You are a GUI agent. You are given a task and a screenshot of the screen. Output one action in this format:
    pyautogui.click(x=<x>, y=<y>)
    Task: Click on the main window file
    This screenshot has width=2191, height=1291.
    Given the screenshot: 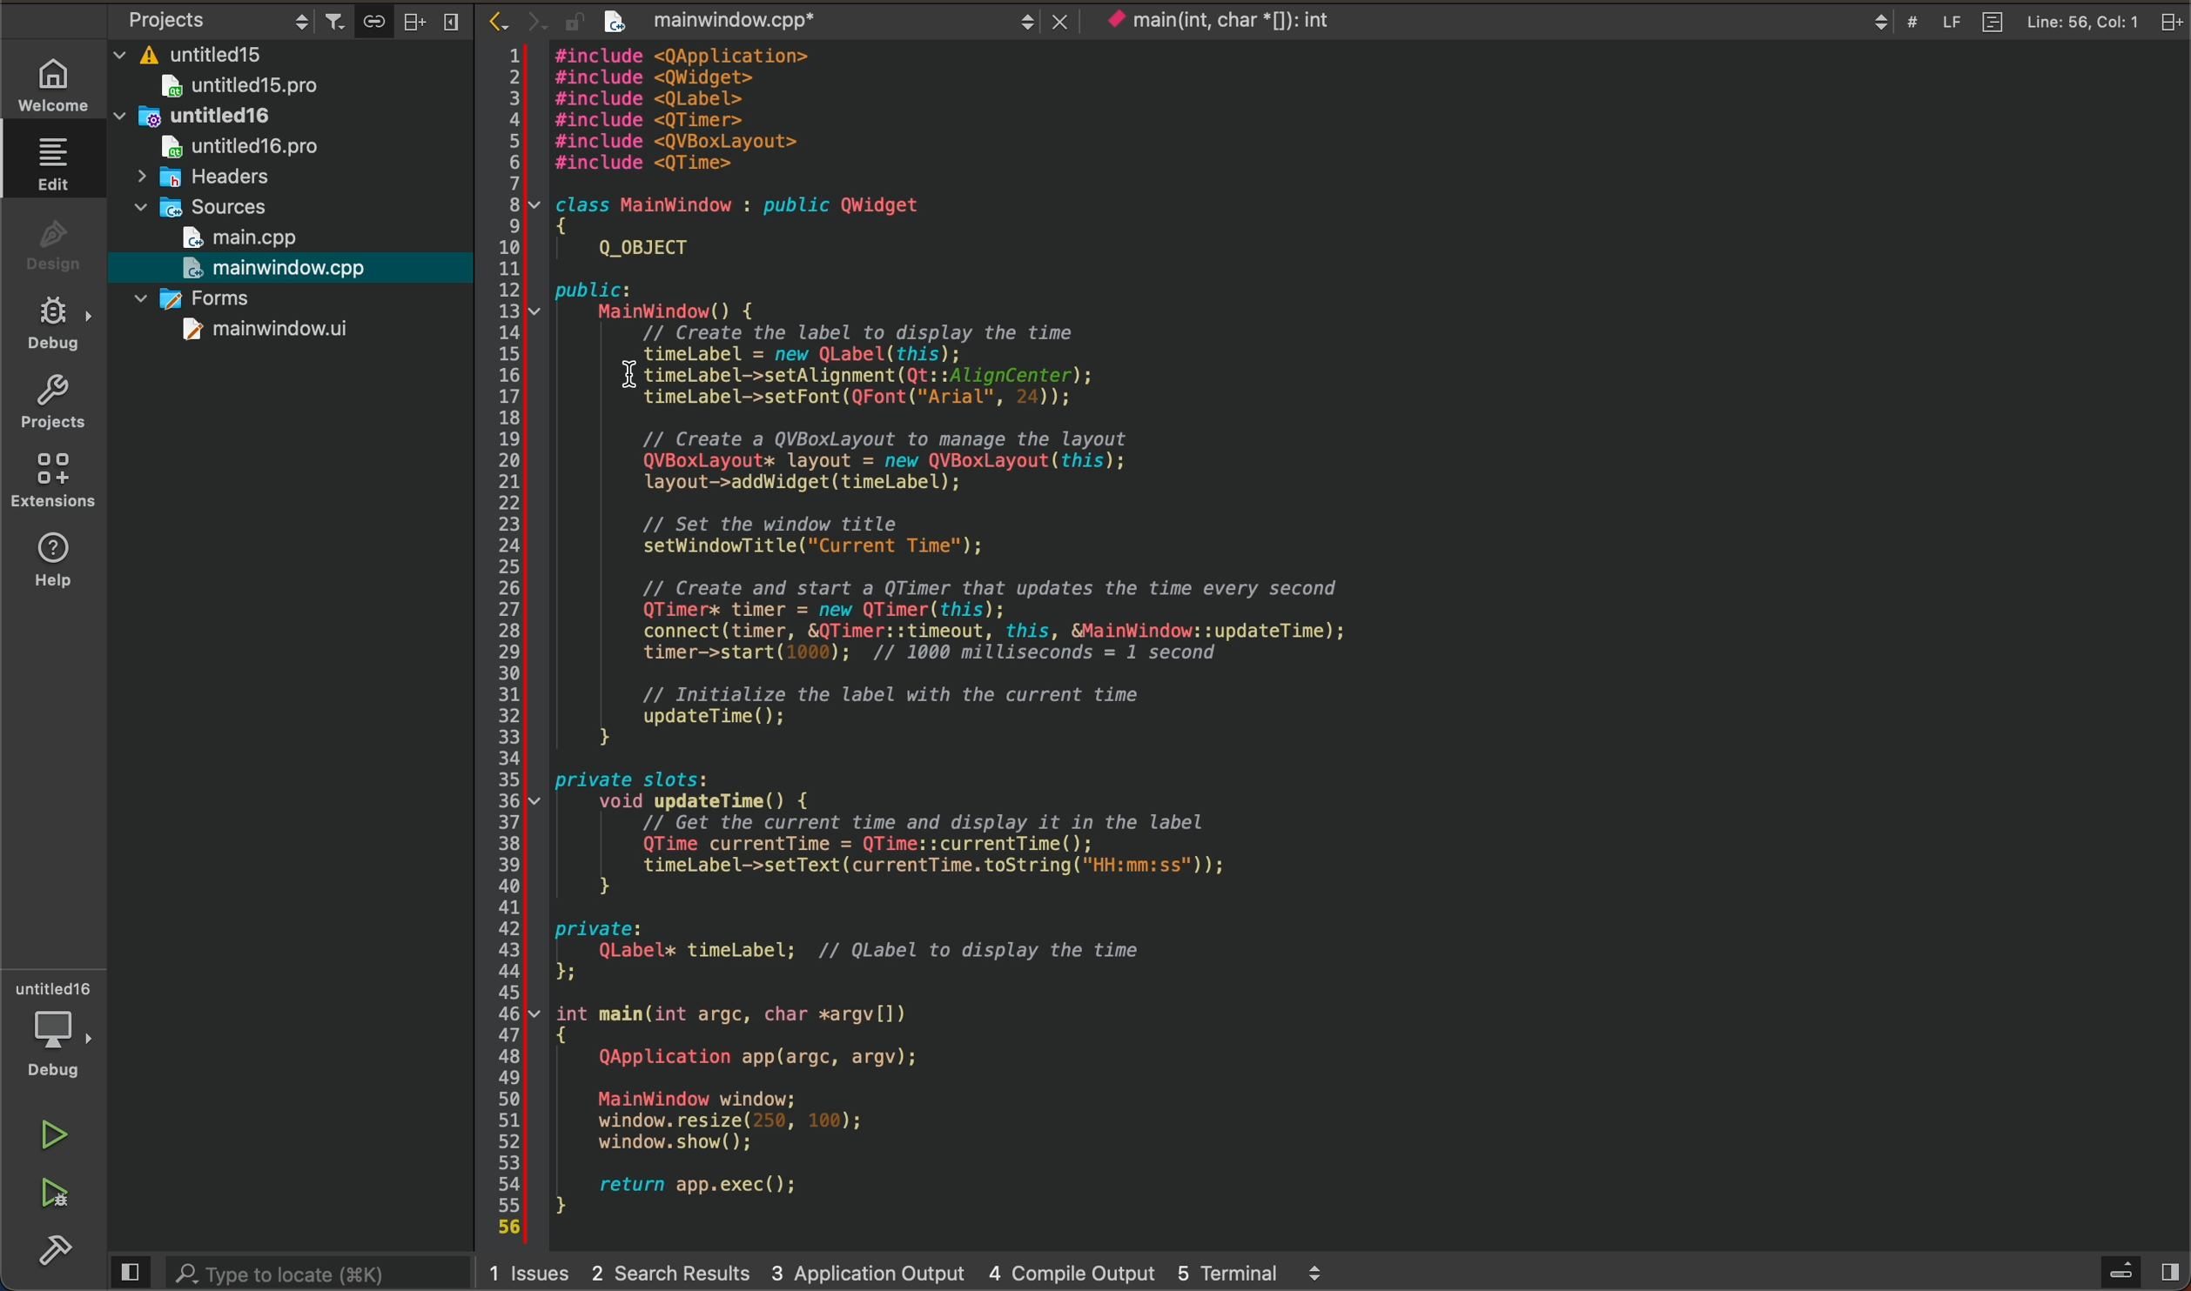 What is the action you would take?
    pyautogui.click(x=283, y=269)
    